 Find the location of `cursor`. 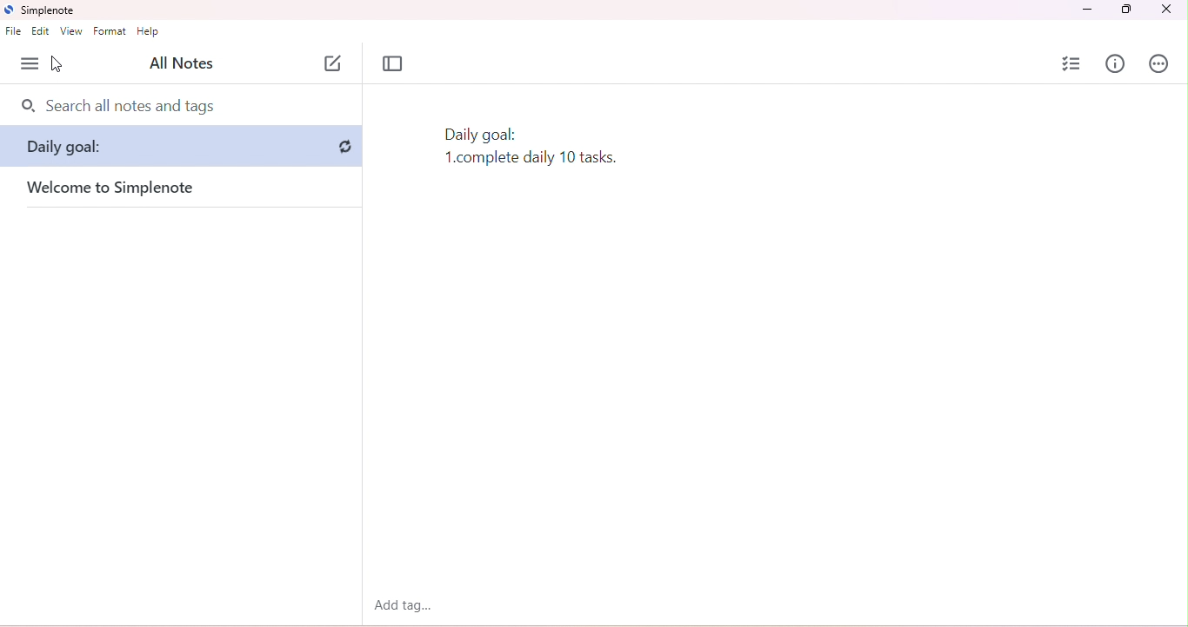

cursor is located at coordinates (58, 64).